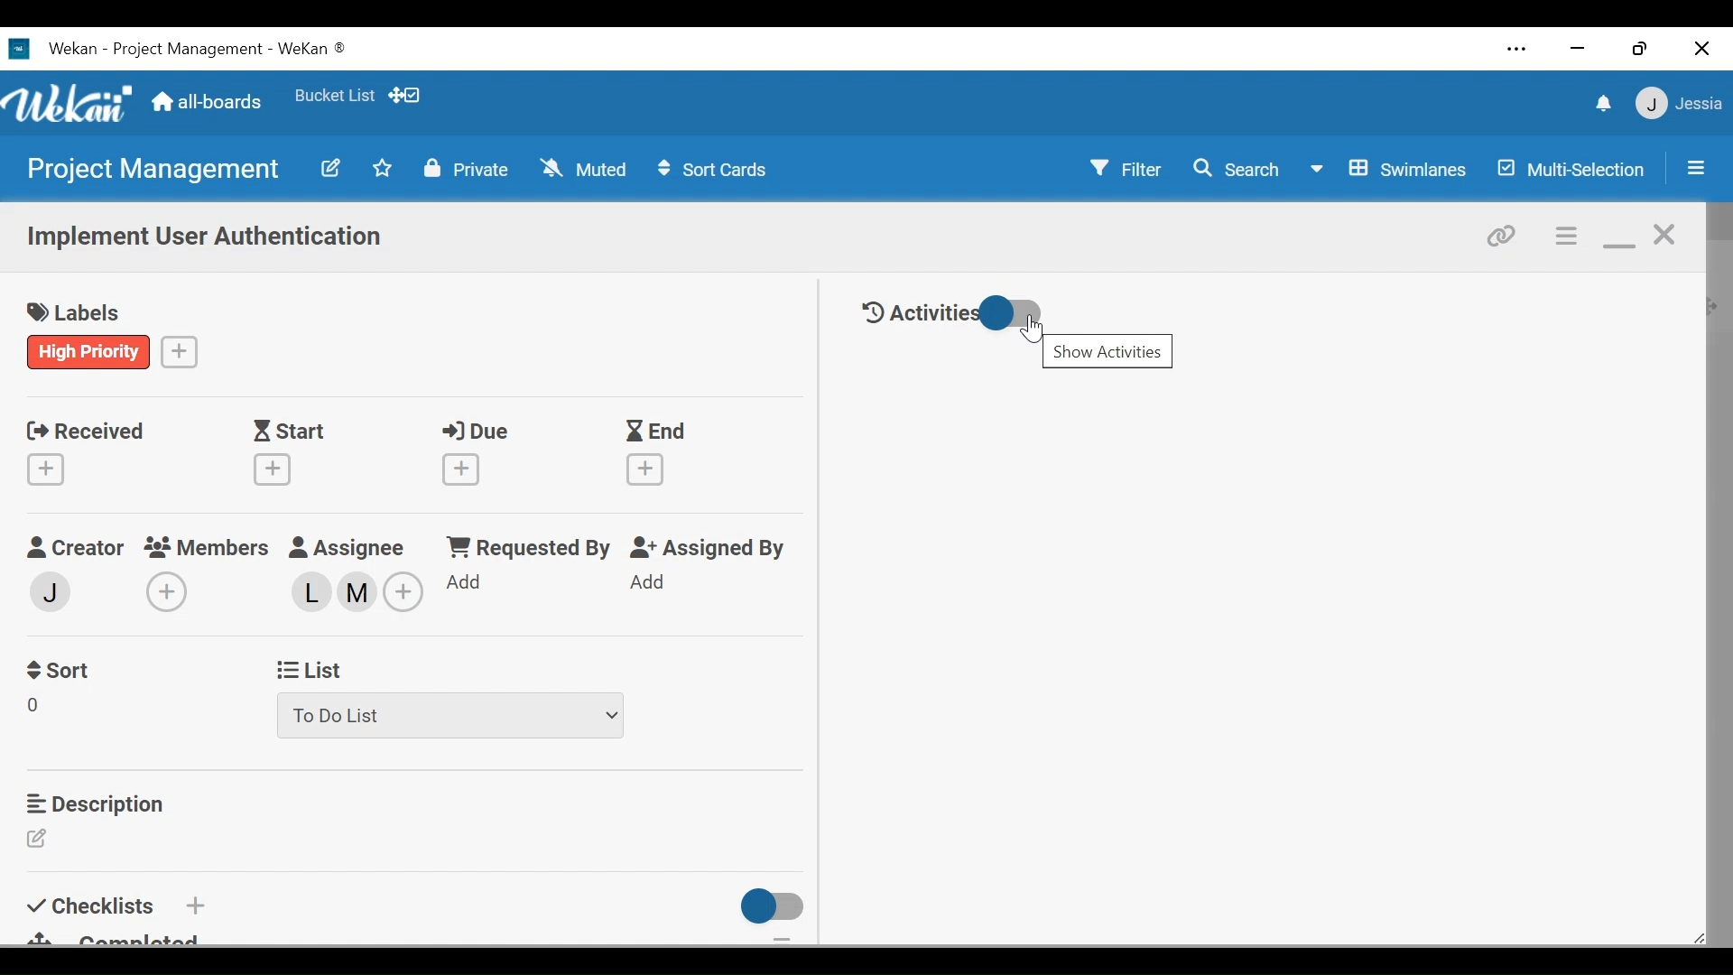  I want to click on Create Due Date, so click(459, 470).